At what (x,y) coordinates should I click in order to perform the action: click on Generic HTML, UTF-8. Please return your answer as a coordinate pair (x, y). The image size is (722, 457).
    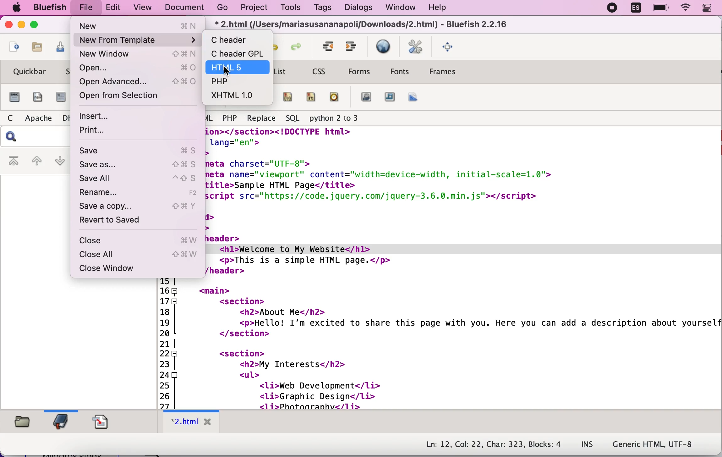
    Looking at the image, I should click on (651, 441).